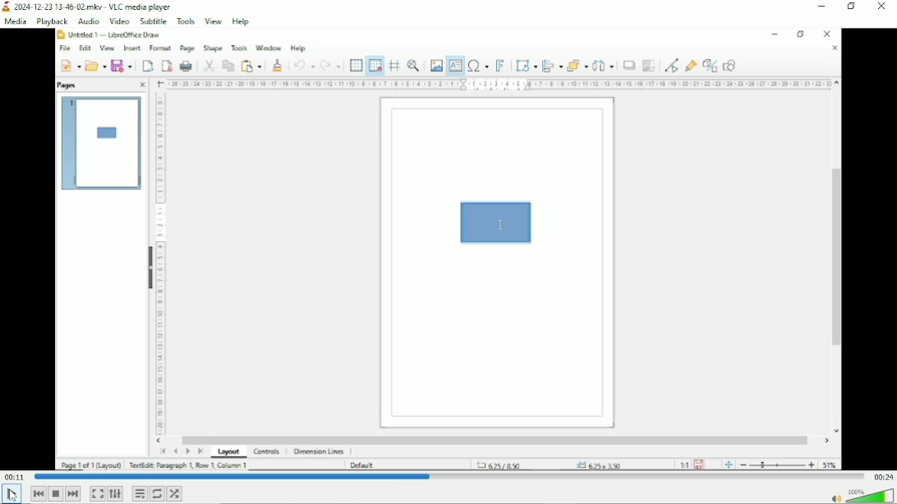  What do you see at coordinates (74, 494) in the screenshot?
I see `Next` at bounding box center [74, 494].